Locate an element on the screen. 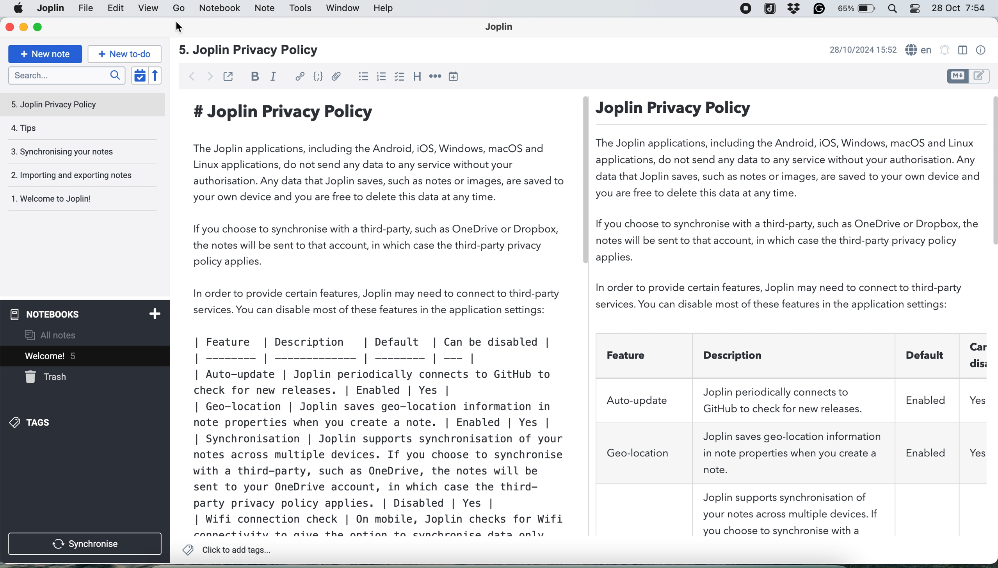 This screenshot has width=998, height=568.  Joplin Privacy Policy The Joplin applications, including the Android, iOS, Windows, macOS and Linux applications, do not send any data to any service without your authorisation. Any data that Joplin saves, such as notes or images, are saved to your own device and you are free to delete this data at any time. If you choose to synchronise with a third-party, such as OneDrive or Dropbox, the notes will be sent to that account, in which case the third-party privacy policy applies. In order to provide certain features, Joplin may need to connect to third-party services. You can disable most of these features in the application settings: Feature Description Joplin periodically connects to Auto-update GitHub to check for new releases. Joplin saves geo-location information Geo-location in note properties when you create a note. is located at coordinates (791, 314).